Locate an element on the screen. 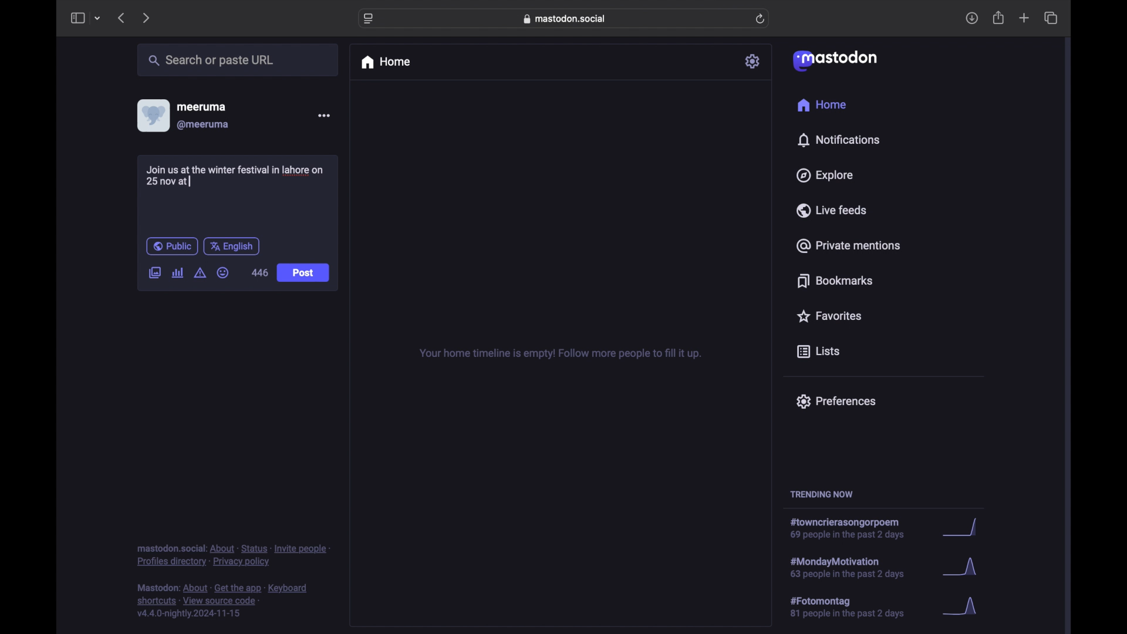  previous is located at coordinates (121, 18).